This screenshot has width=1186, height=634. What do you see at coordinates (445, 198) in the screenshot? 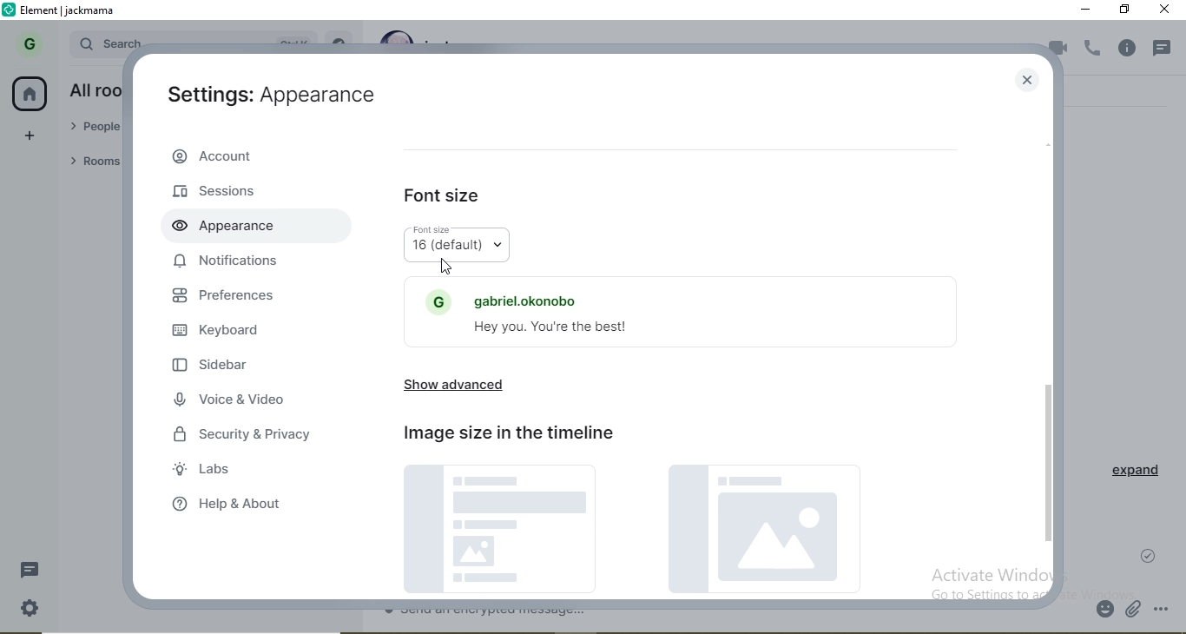
I see `font size` at bounding box center [445, 198].